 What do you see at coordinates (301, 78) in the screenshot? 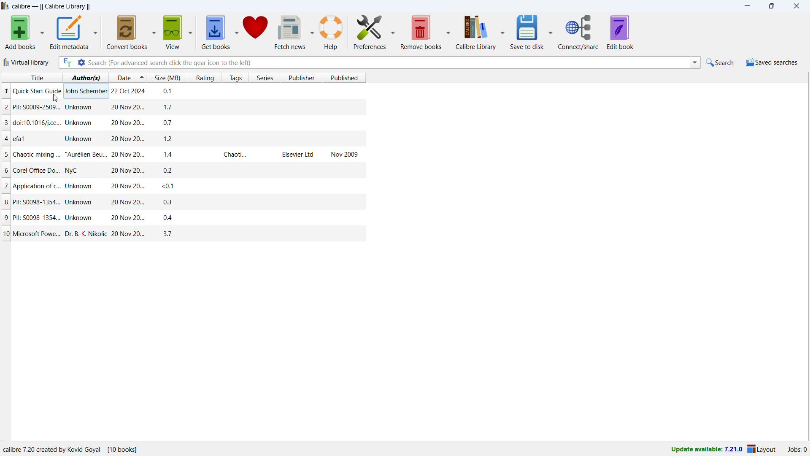
I see `sort by publisher` at bounding box center [301, 78].